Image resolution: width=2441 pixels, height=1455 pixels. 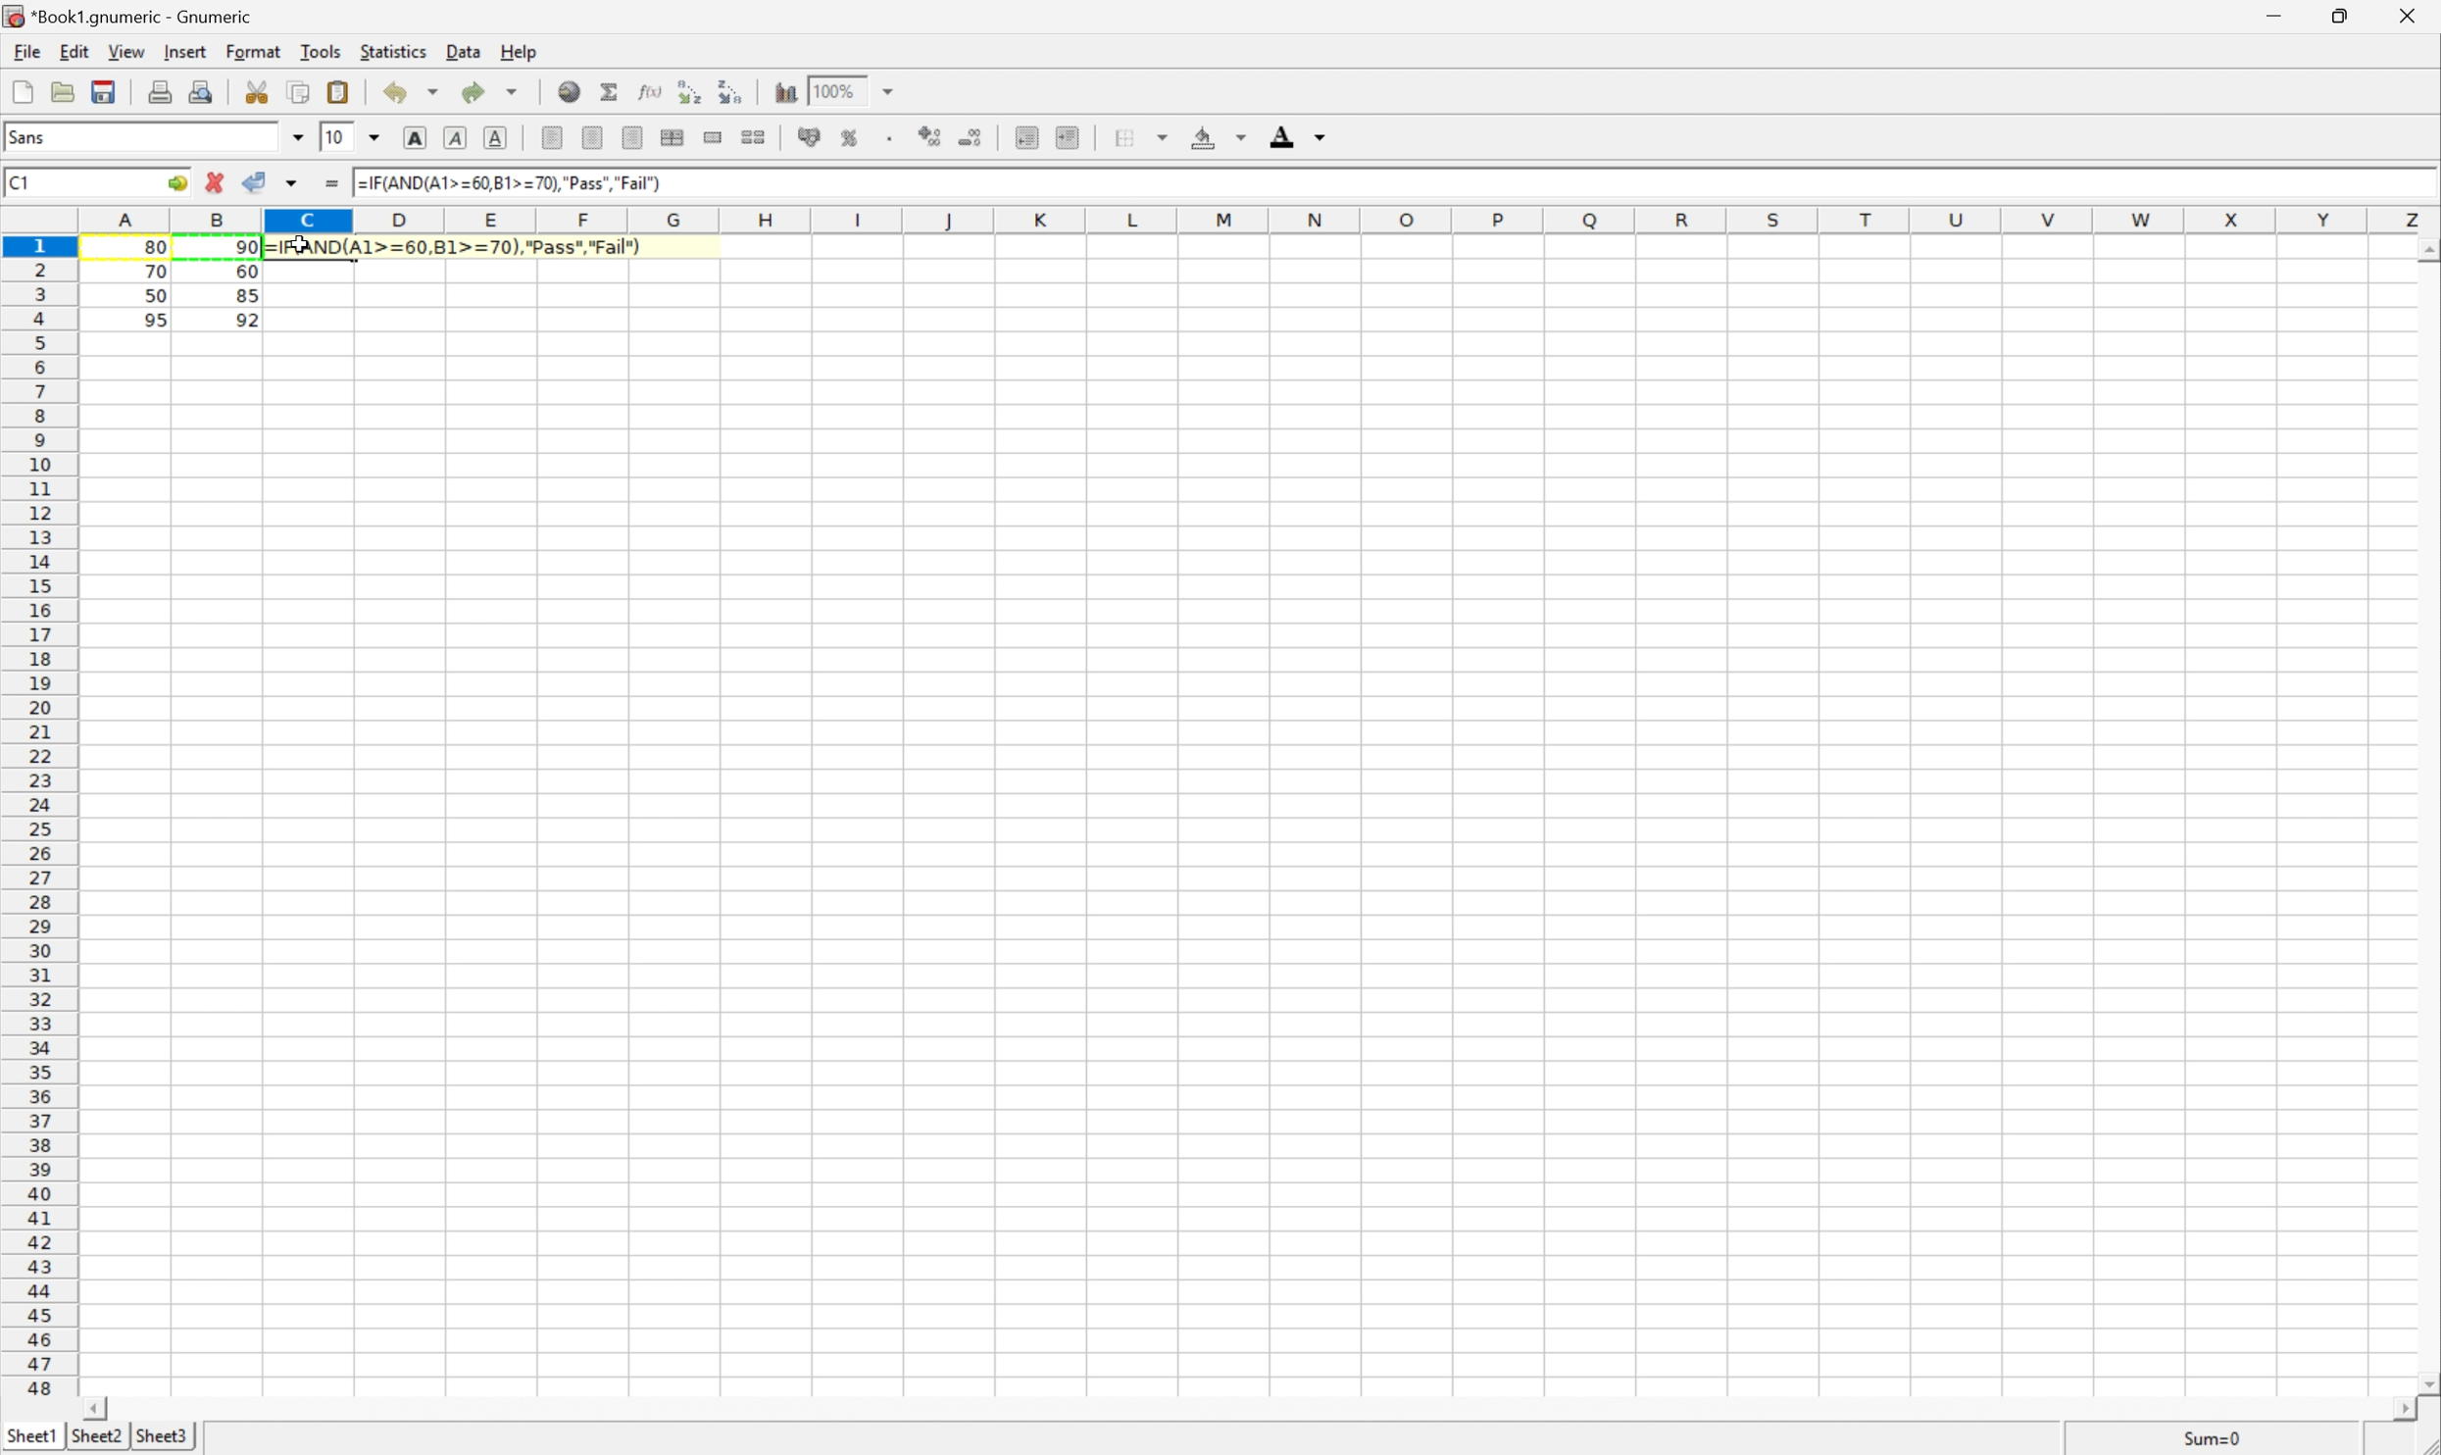 I want to click on Increase the number of decimals displayed, so click(x=932, y=136).